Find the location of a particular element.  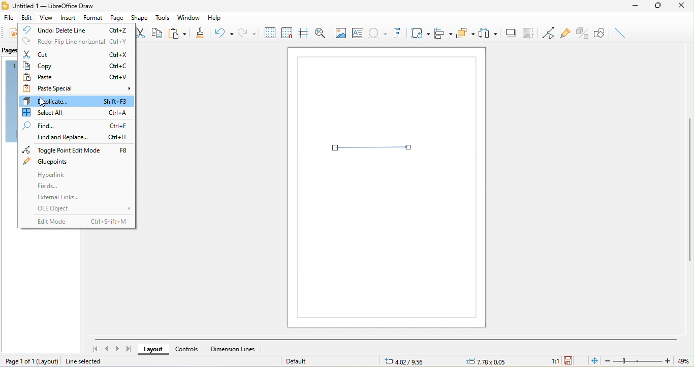

title is located at coordinates (48, 6).